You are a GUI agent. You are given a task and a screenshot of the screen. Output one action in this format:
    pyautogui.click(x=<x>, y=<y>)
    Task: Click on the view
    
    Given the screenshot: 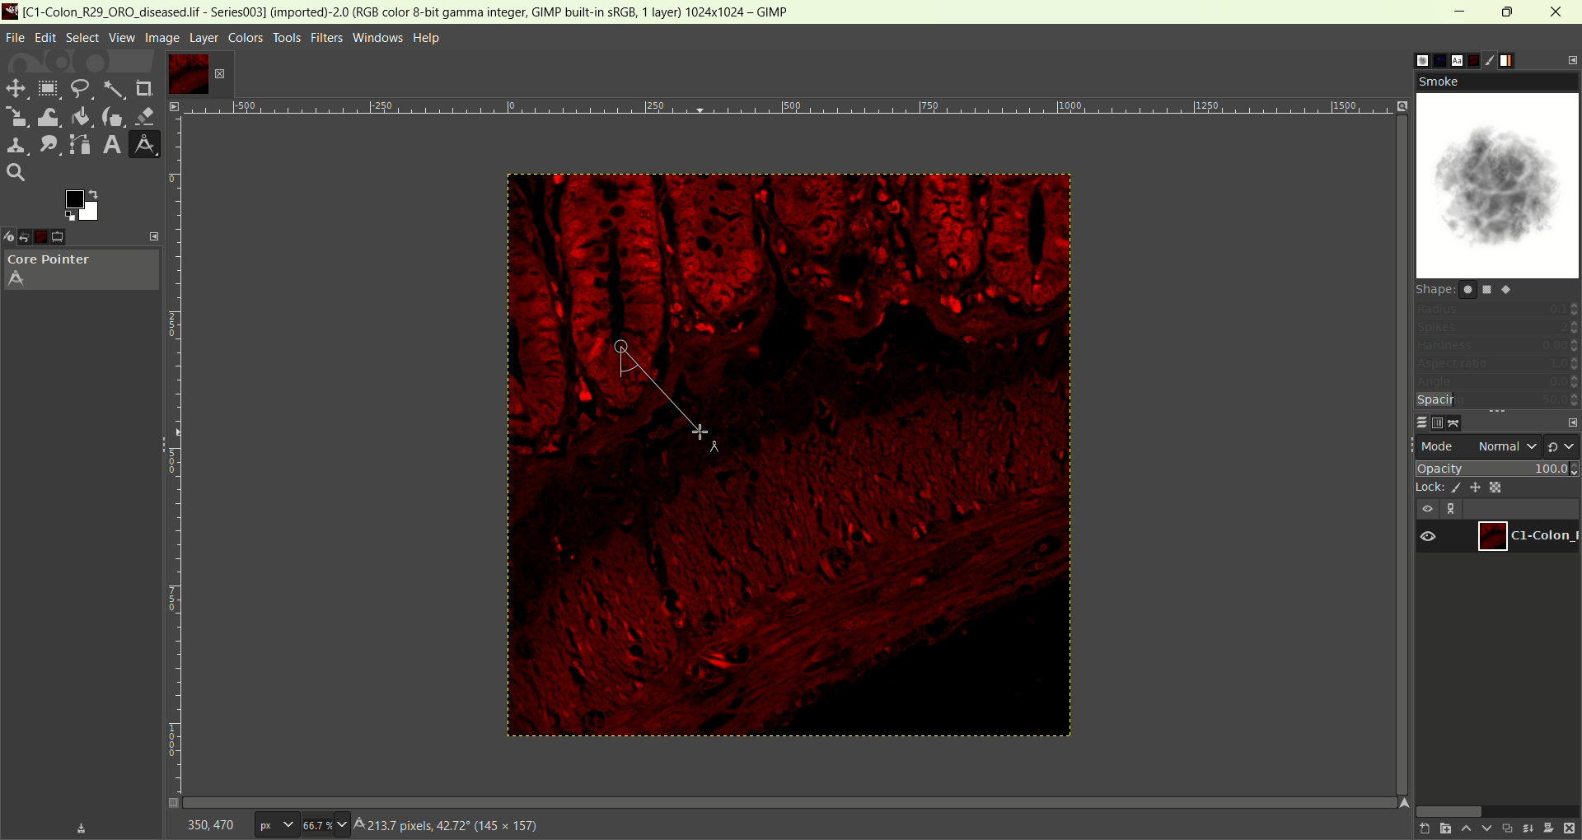 What is the action you would take?
    pyautogui.click(x=121, y=37)
    